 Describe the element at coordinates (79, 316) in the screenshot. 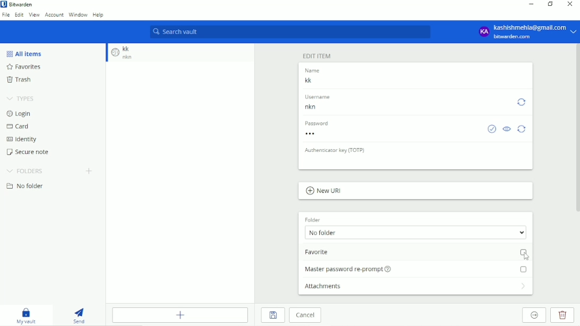

I see `Send` at that location.